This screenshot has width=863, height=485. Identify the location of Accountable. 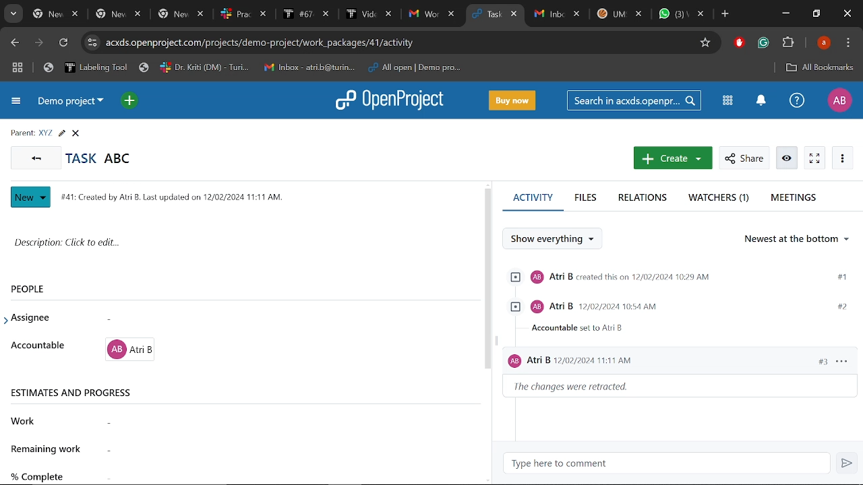
(269, 350).